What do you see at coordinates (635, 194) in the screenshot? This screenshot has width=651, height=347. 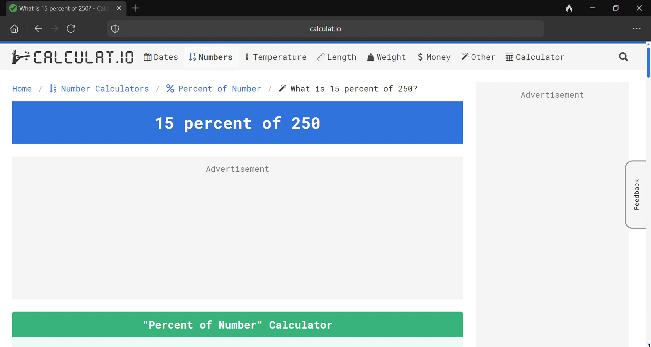 I see `Feedback` at bounding box center [635, 194].